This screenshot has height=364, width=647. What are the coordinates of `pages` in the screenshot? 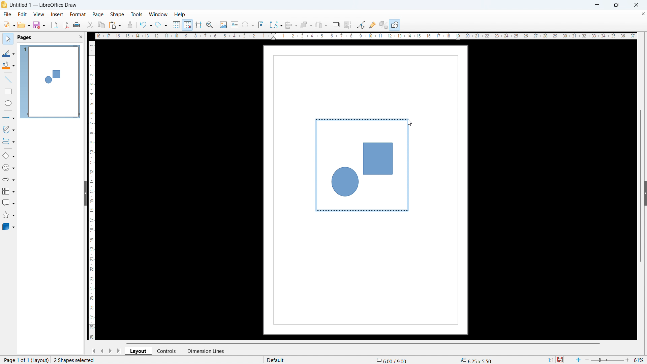 It's located at (25, 37).